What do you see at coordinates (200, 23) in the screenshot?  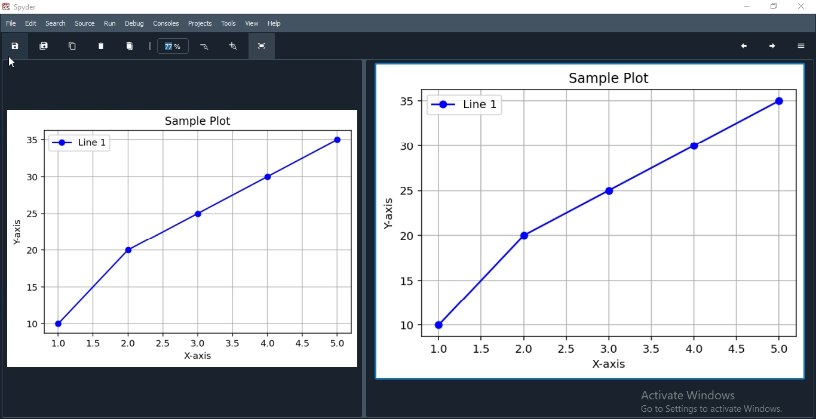 I see `Projects` at bounding box center [200, 23].